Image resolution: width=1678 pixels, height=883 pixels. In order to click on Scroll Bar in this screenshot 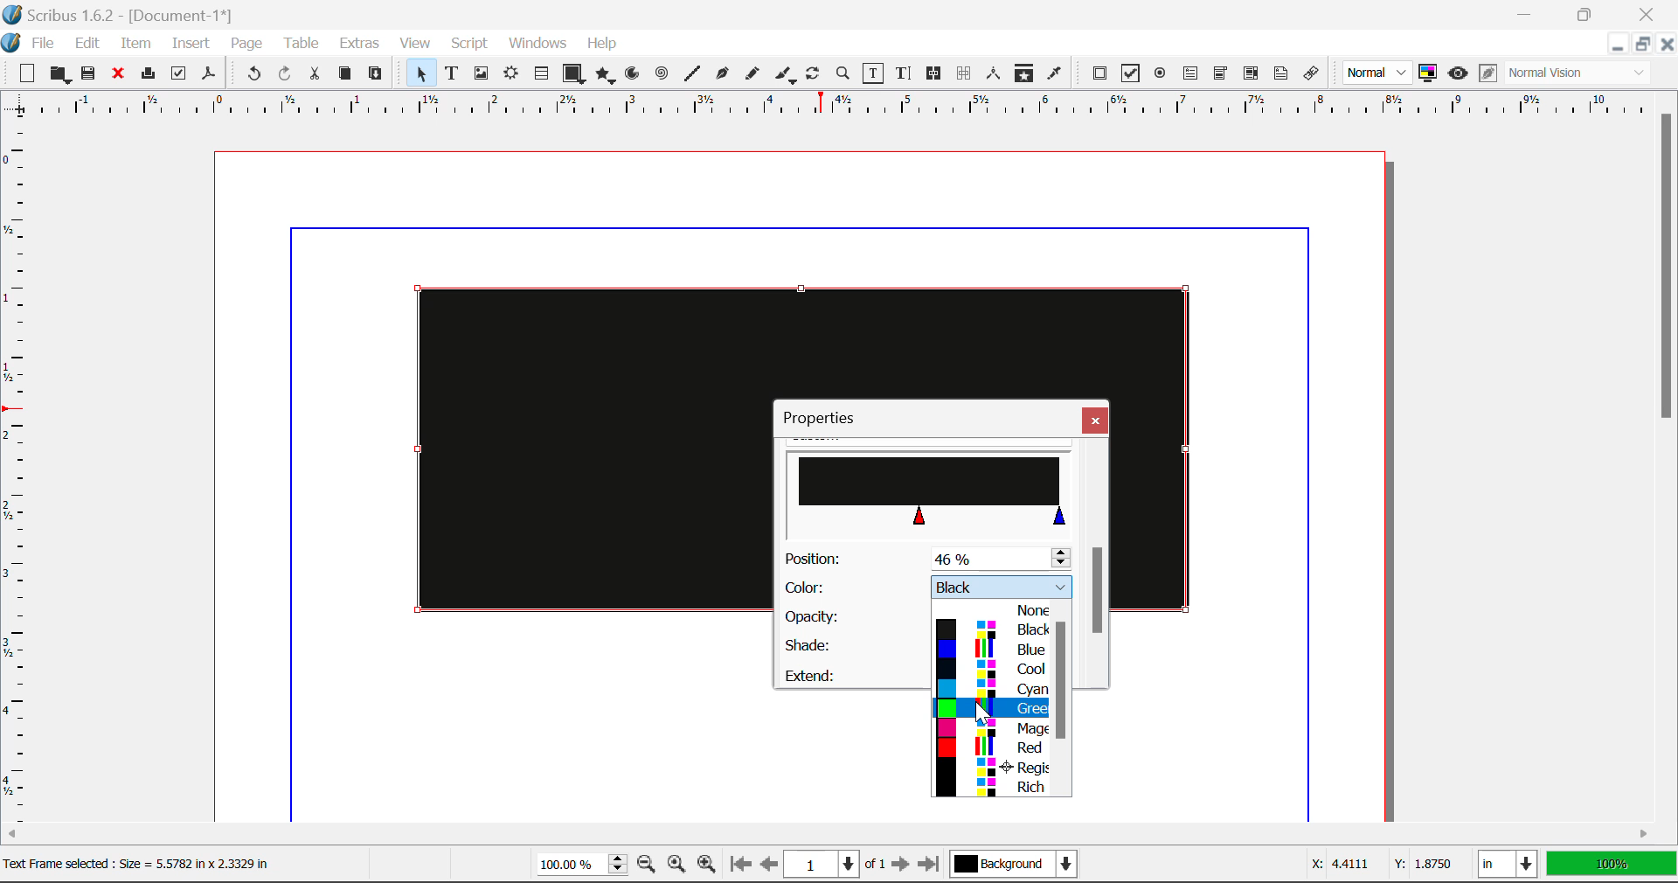, I will do `click(851, 833)`.